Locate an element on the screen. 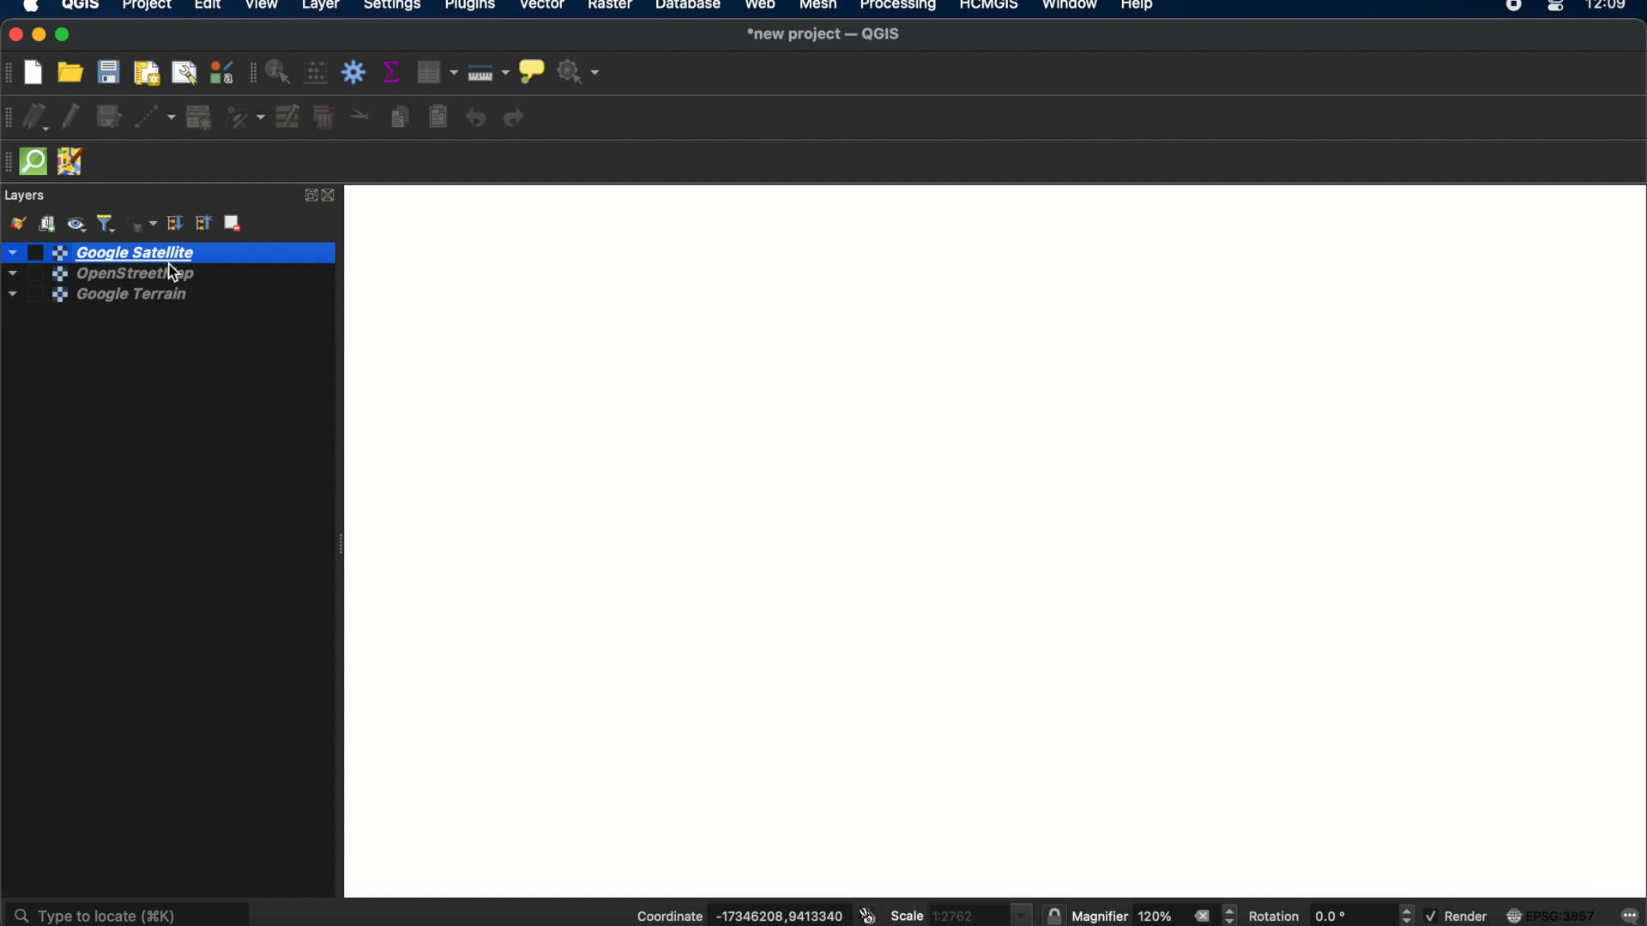  openstreet map is located at coordinates (81, 273).